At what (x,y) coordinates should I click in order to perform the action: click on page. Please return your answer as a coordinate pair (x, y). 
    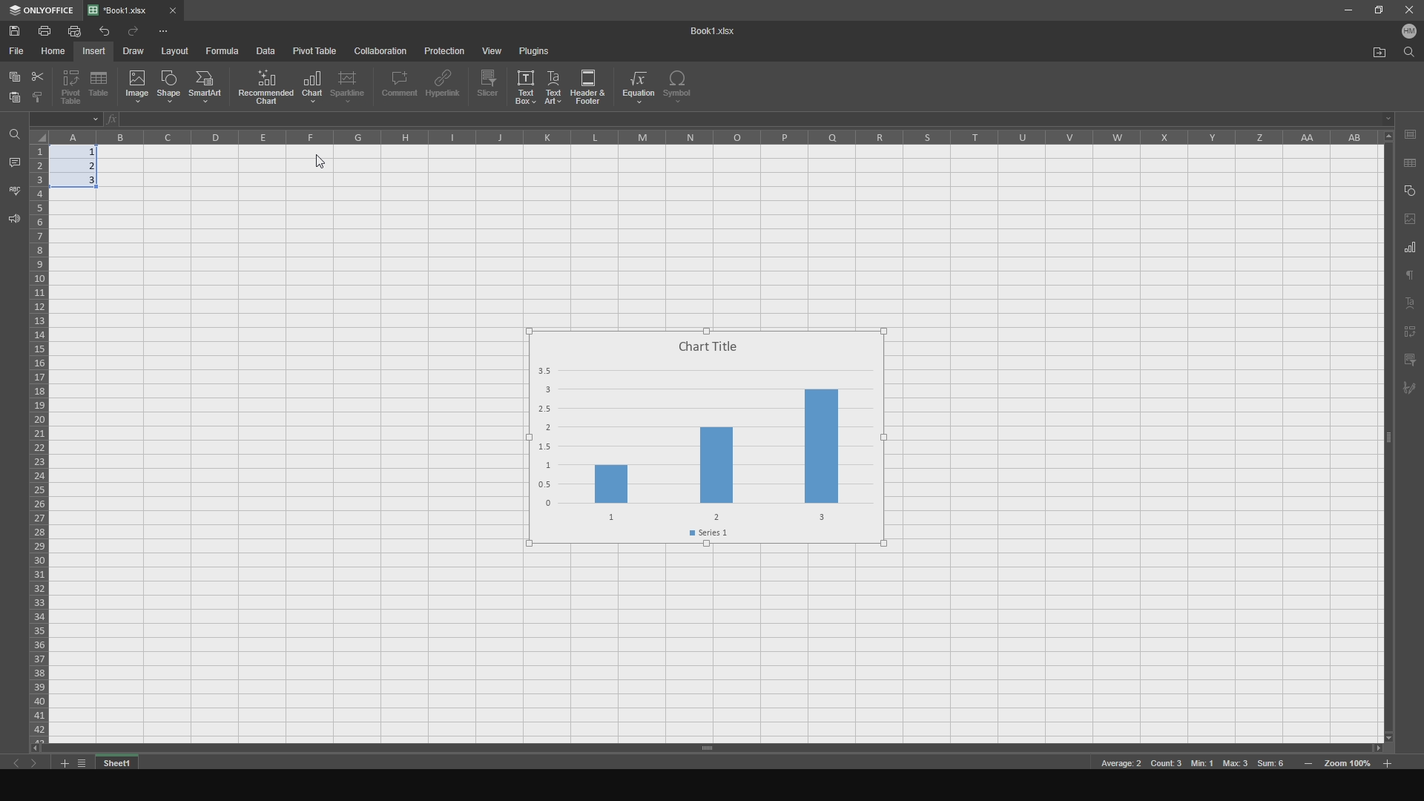
    Looking at the image, I should click on (1410, 219).